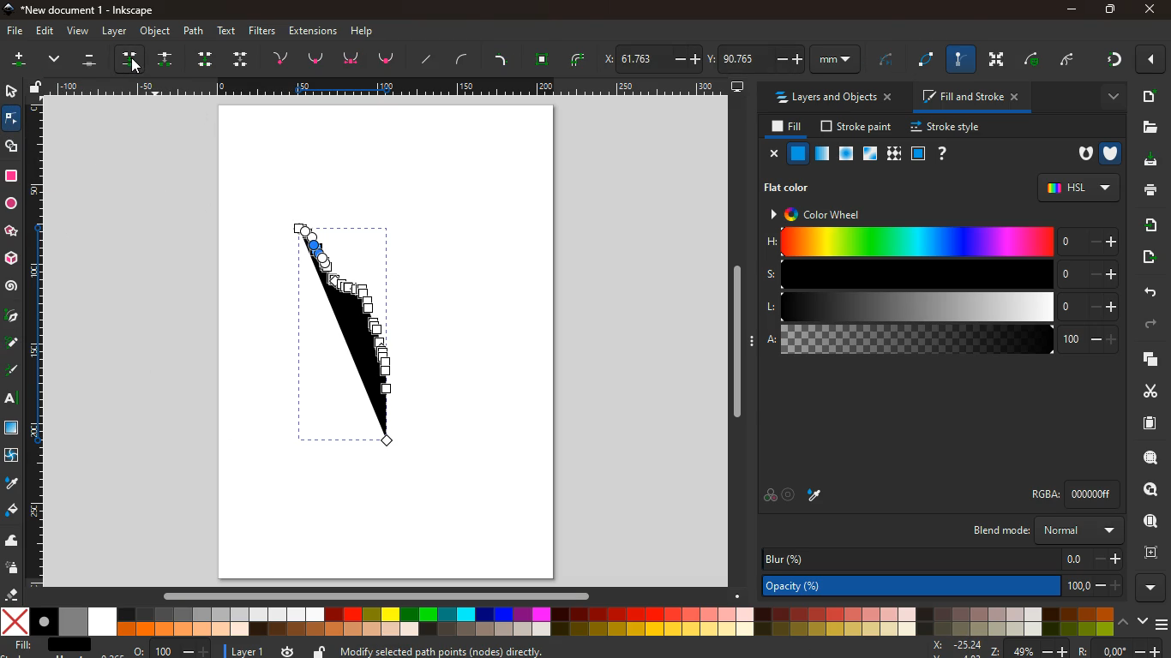  What do you see at coordinates (1148, 162) in the screenshot?
I see `download` at bounding box center [1148, 162].